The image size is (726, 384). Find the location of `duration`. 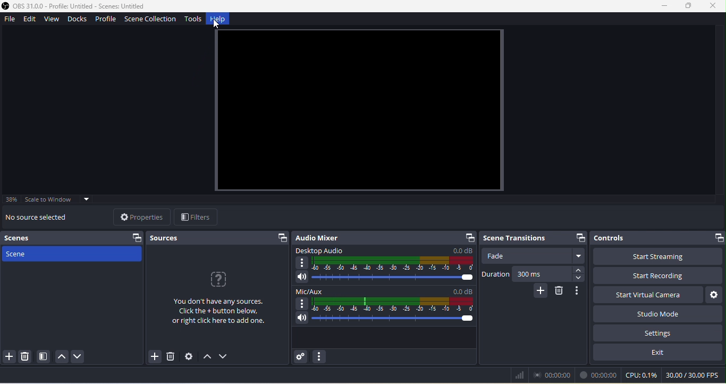

duration is located at coordinates (494, 276).